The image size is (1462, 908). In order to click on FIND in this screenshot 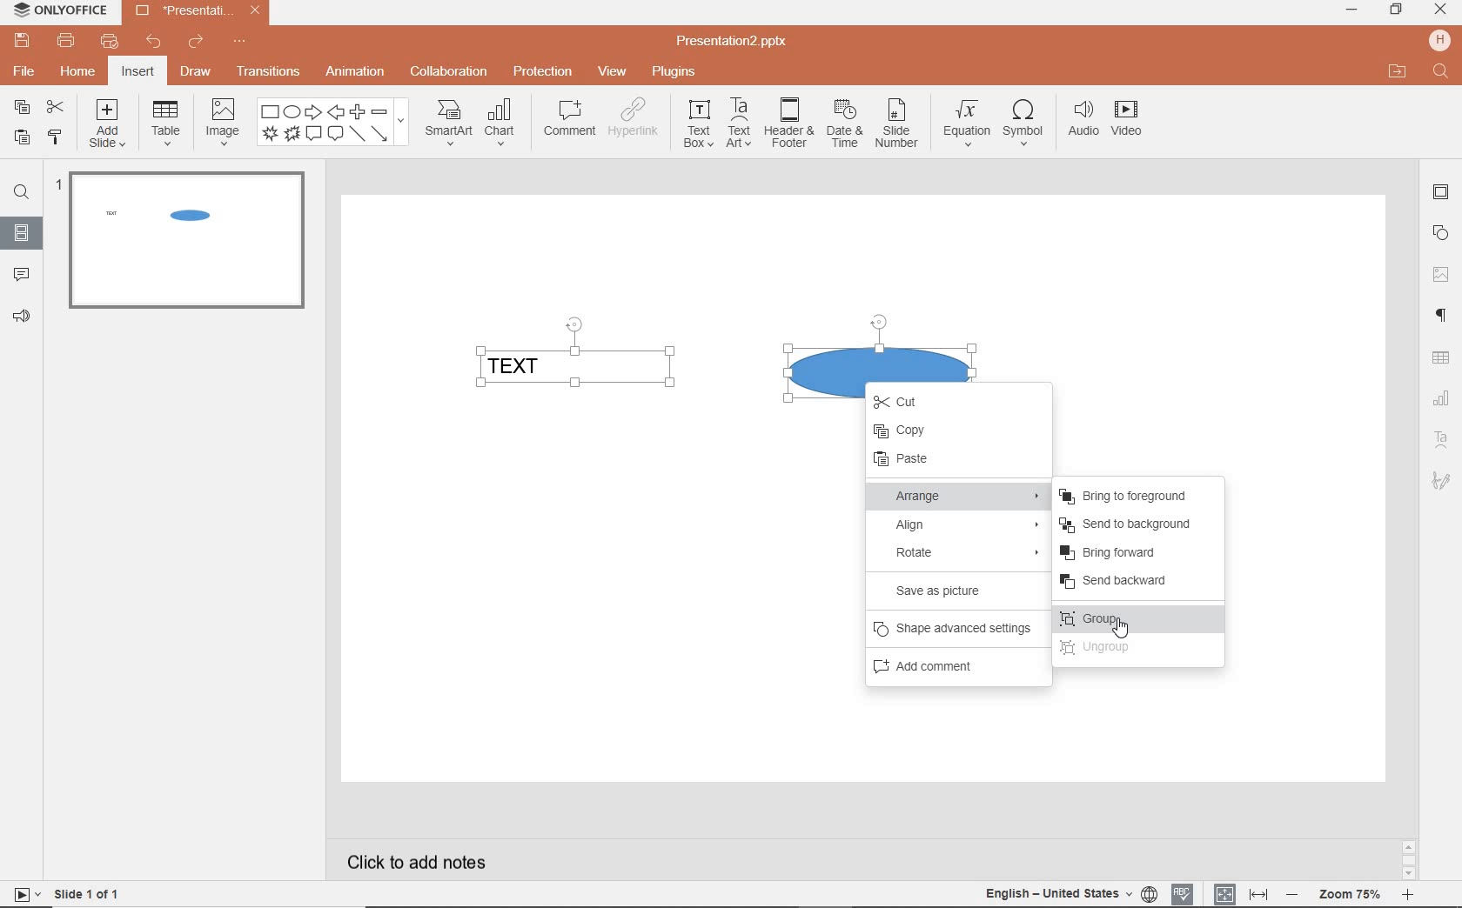, I will do `click(1443, 73)`.